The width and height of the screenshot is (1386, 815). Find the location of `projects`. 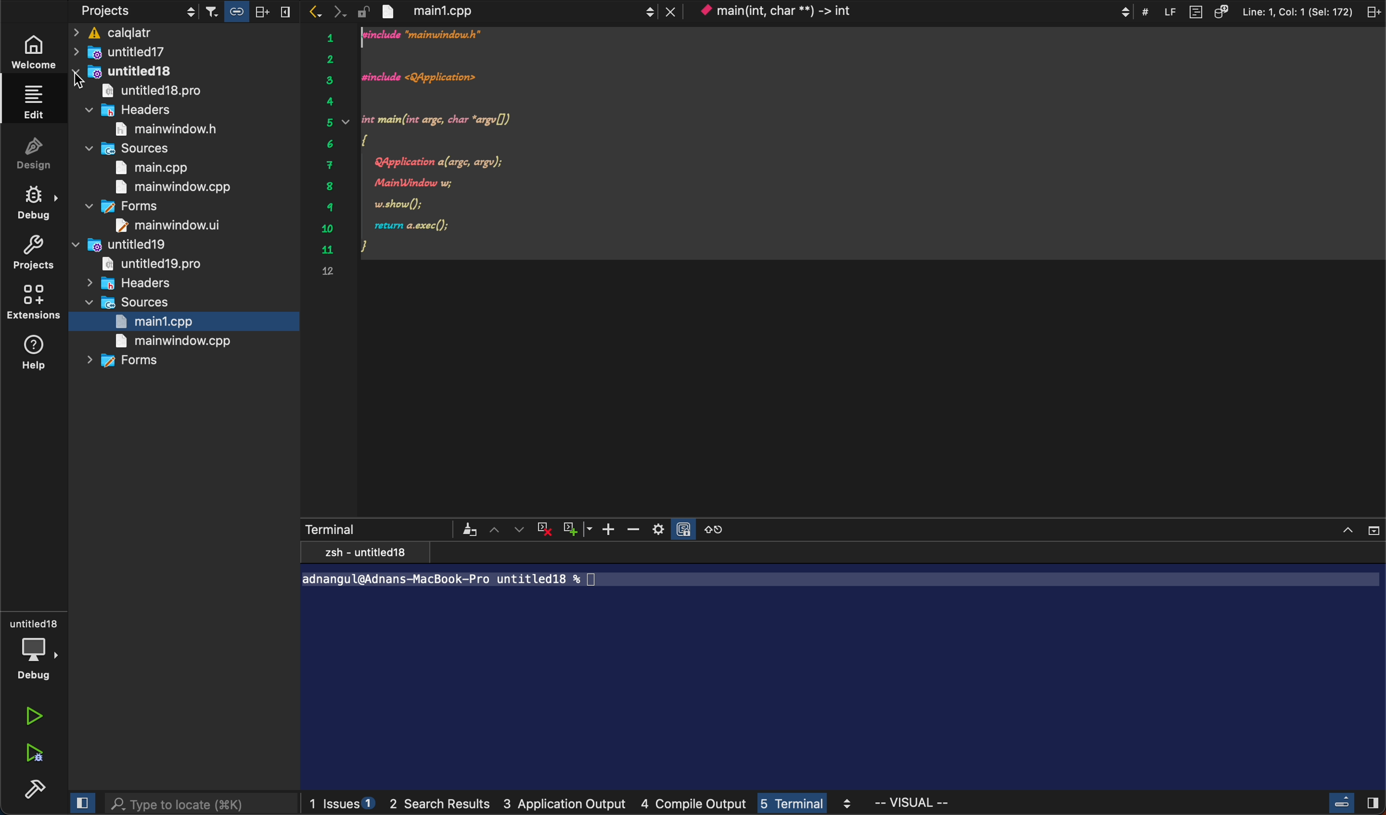

projects is located at coordinates (122, 10).